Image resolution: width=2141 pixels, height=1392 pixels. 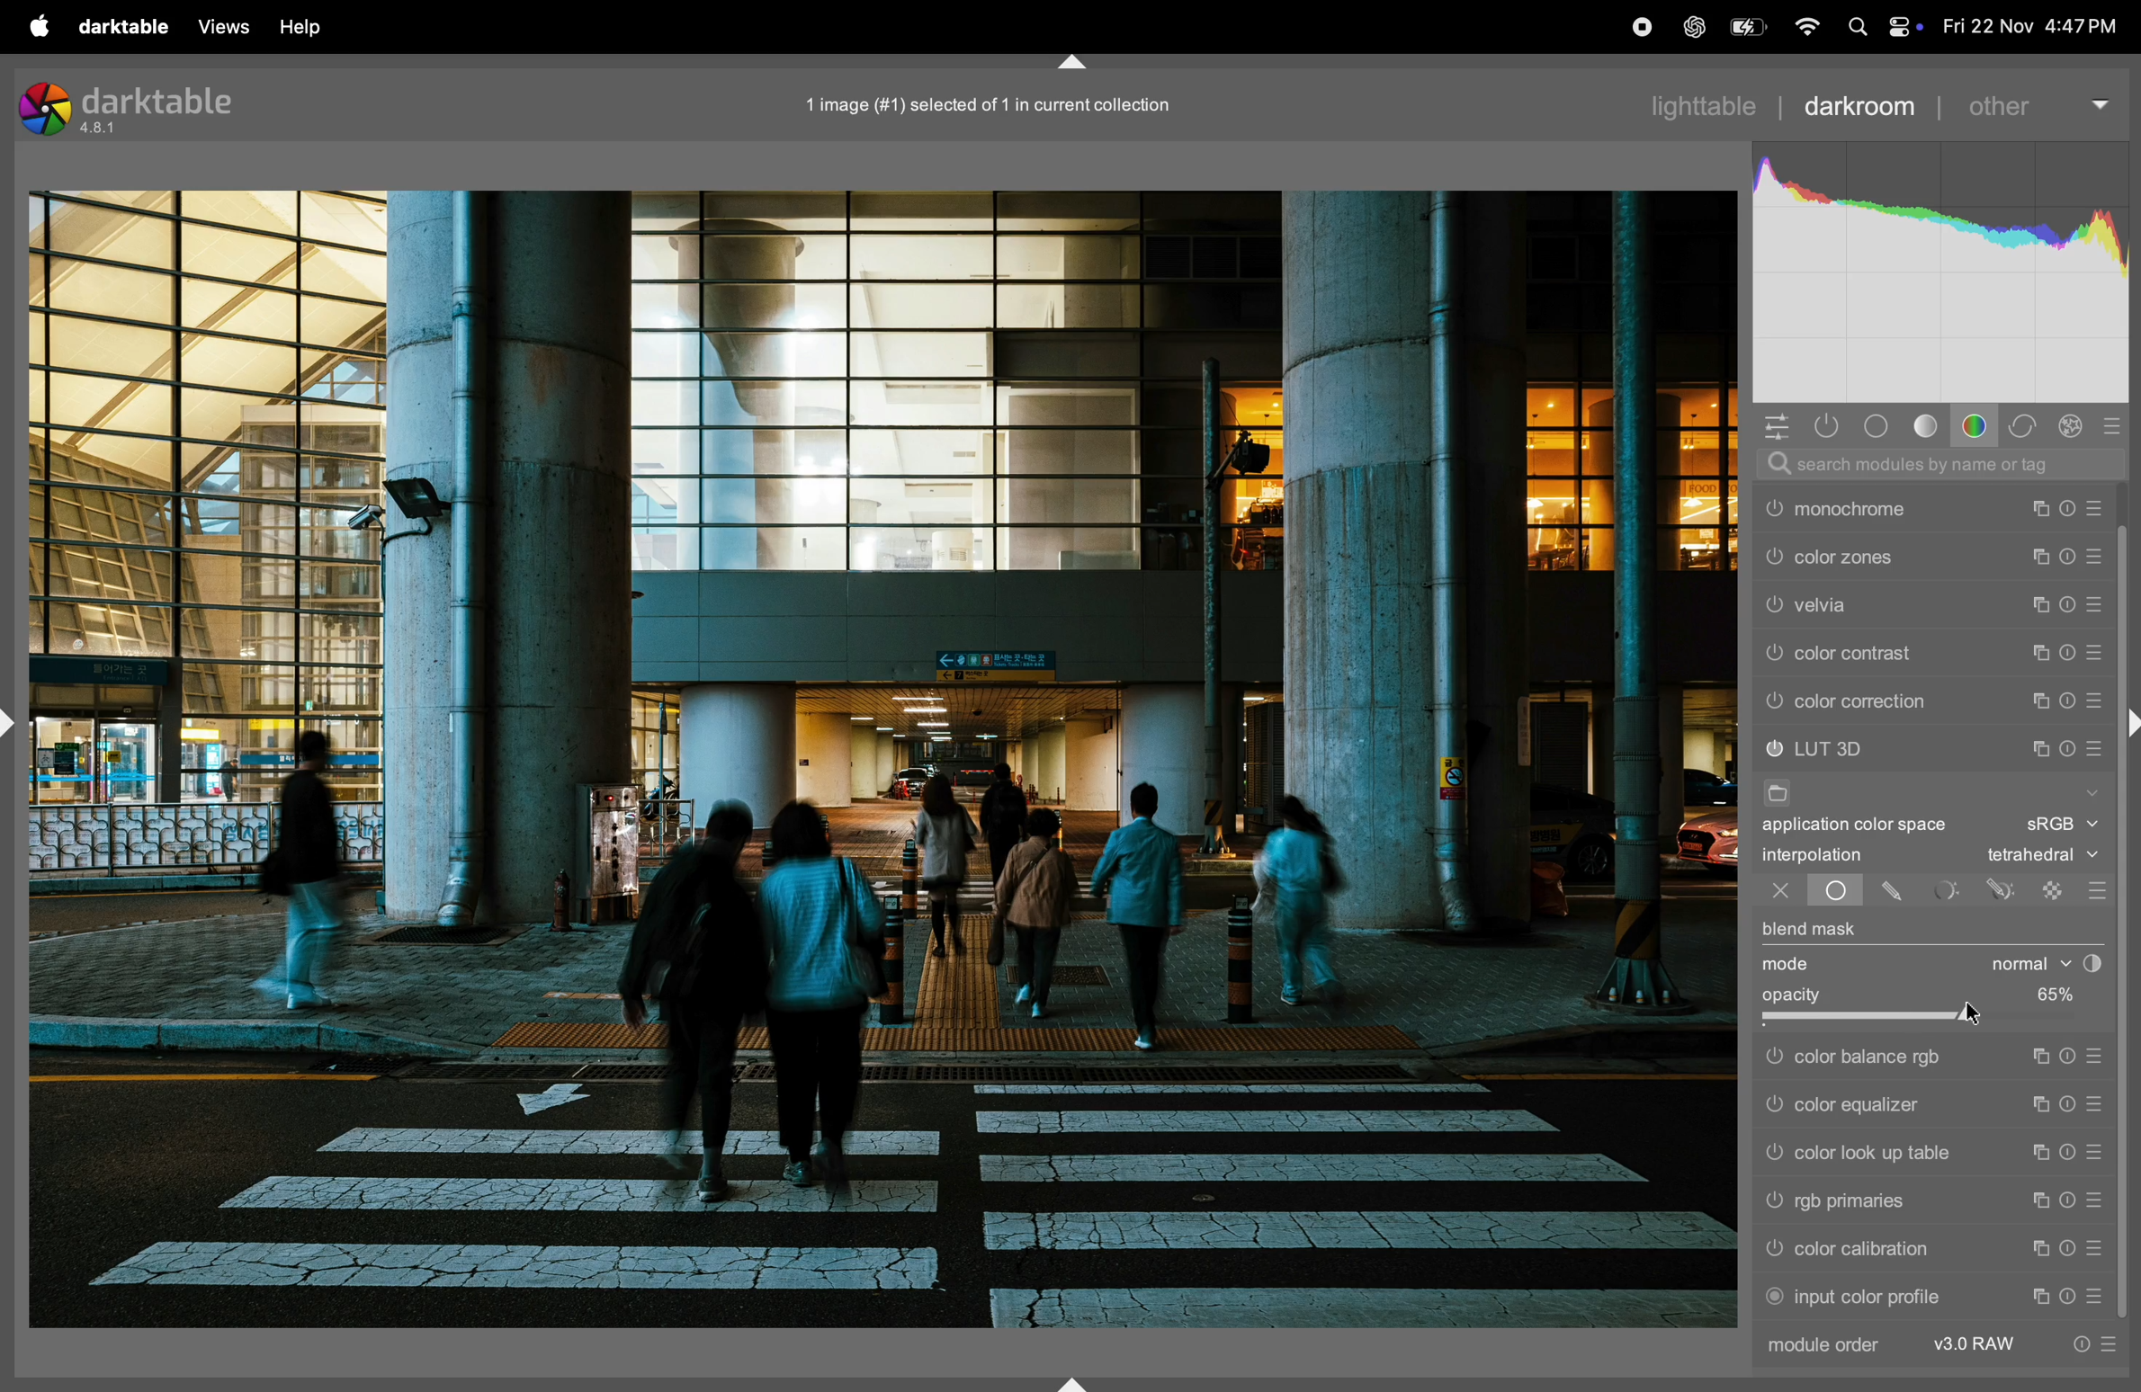 I want to click on interpolation, so click(x=1831, y=857).